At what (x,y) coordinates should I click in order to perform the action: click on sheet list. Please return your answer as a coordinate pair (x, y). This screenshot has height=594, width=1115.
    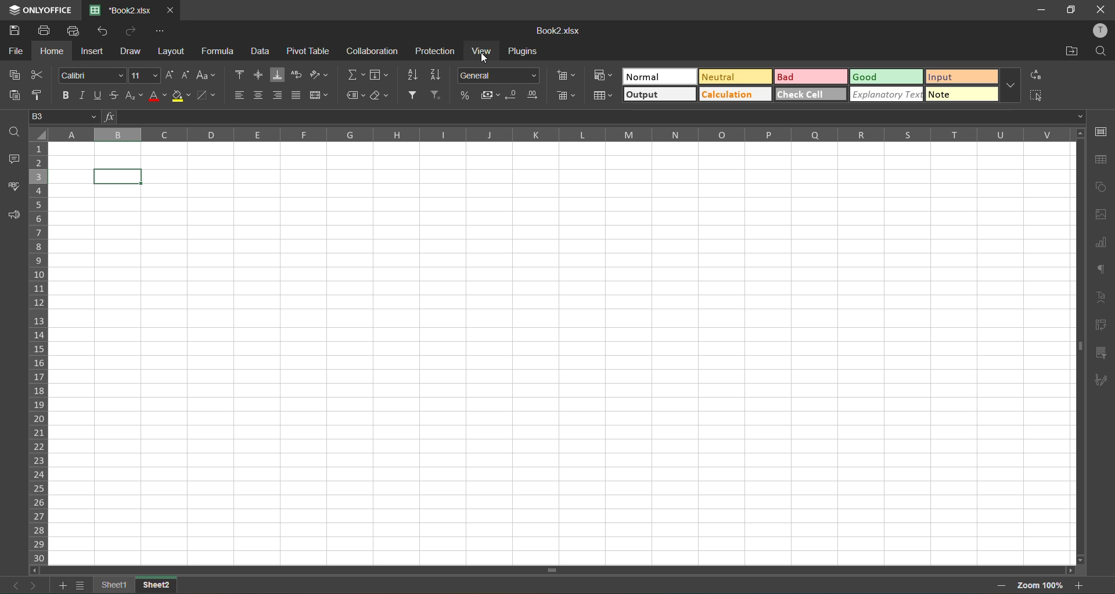
    Looking at the image, I should click on (81, 586).